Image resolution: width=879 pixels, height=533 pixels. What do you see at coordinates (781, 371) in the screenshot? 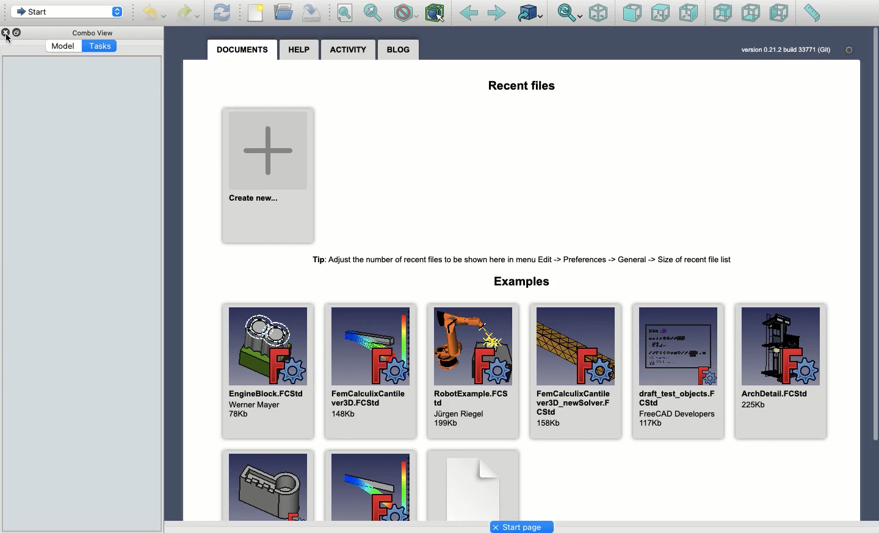
I see `ArchDetail.FCStd` at bounding box center [781, 371].